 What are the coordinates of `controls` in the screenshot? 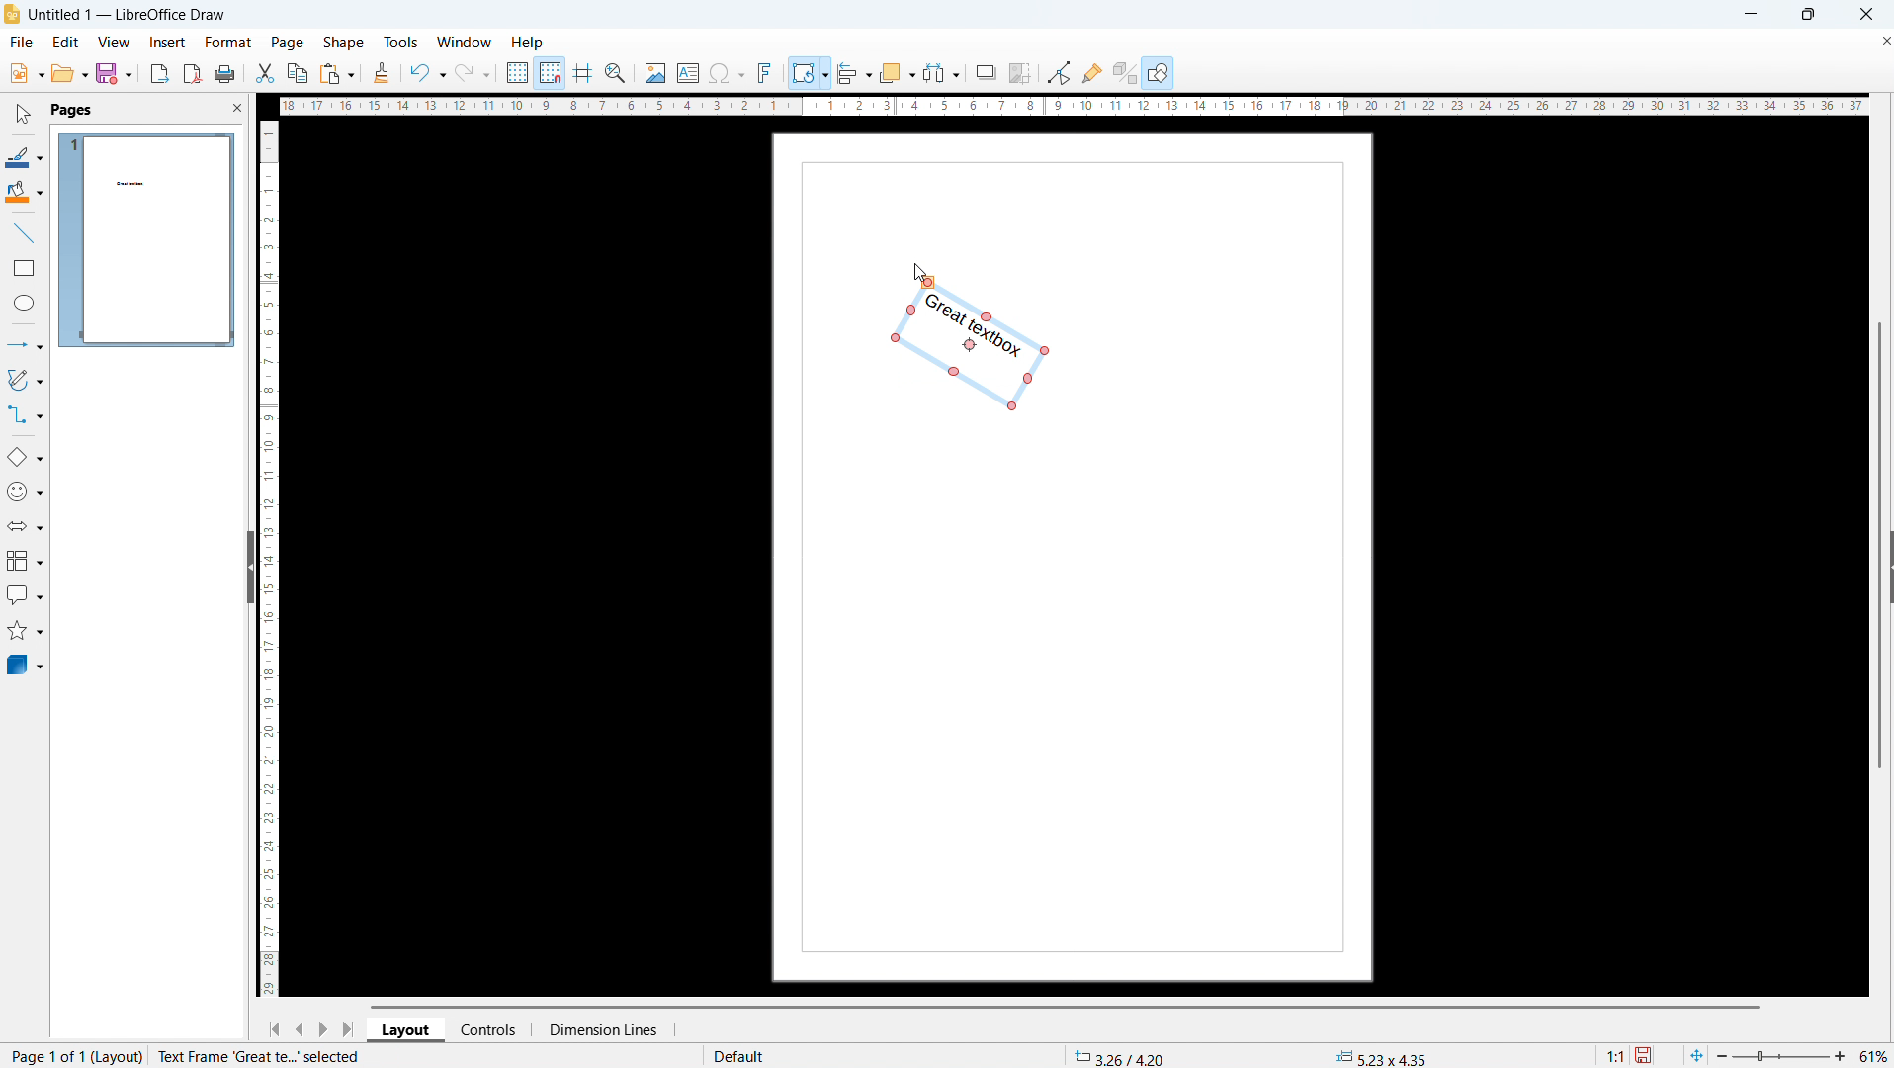 It's located at (491, 1029).